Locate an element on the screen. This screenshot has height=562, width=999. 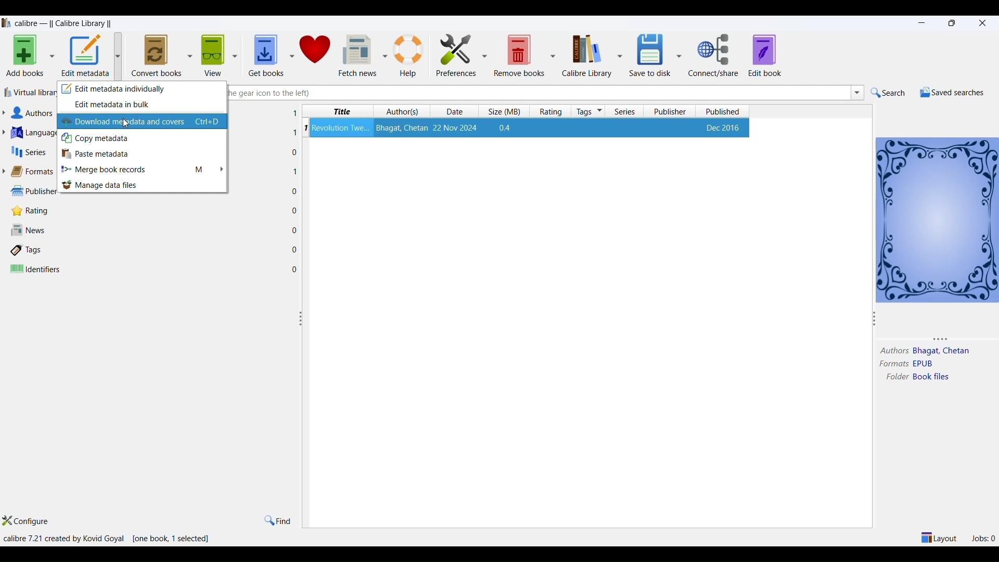
ctrl+D is located at coordinates (209, 122).